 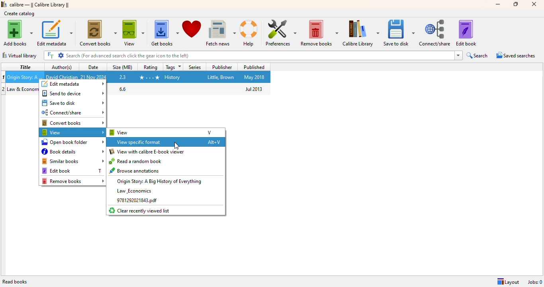 I want to click on calibre library, so click(x=40, y=5).